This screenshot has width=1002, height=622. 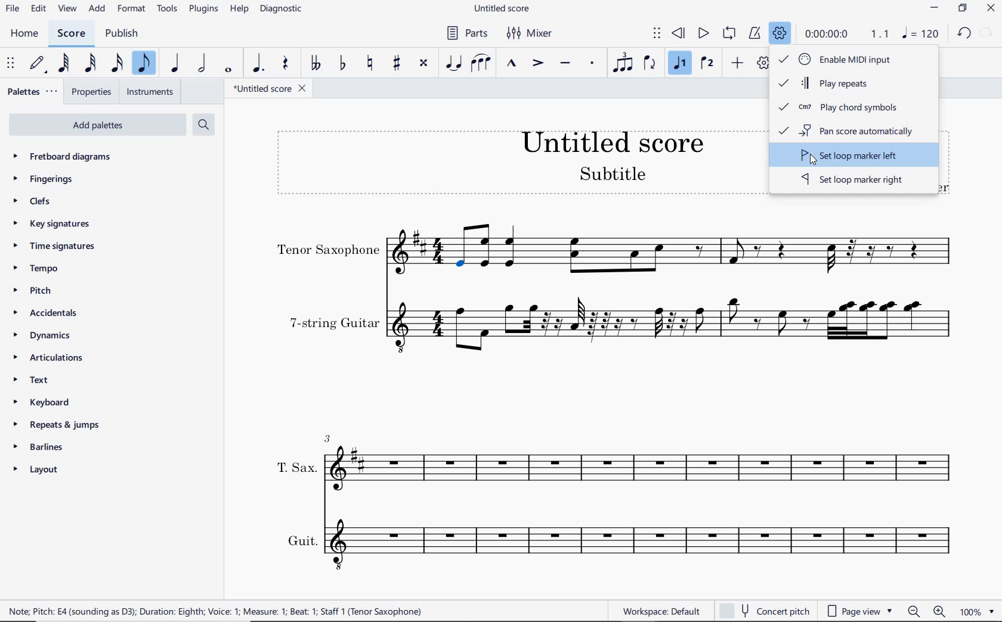 What do you see at coordinates (814, 164) in the screenshot?
I see `cursor` at bounding box center [814, 164].